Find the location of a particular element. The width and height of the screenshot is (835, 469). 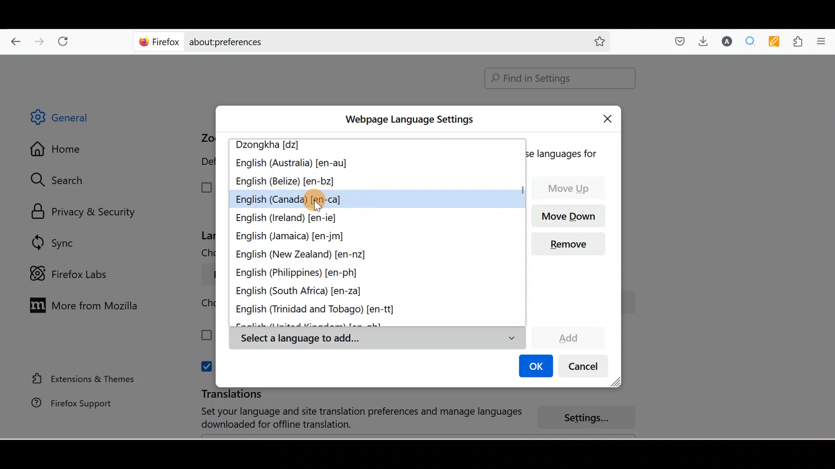

Find in Settings is located at coordinates (560, 78).